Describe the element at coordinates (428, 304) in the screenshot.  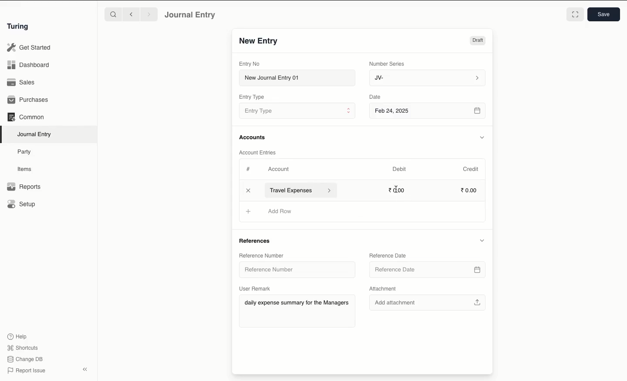
I see `Add attachment` at that location.